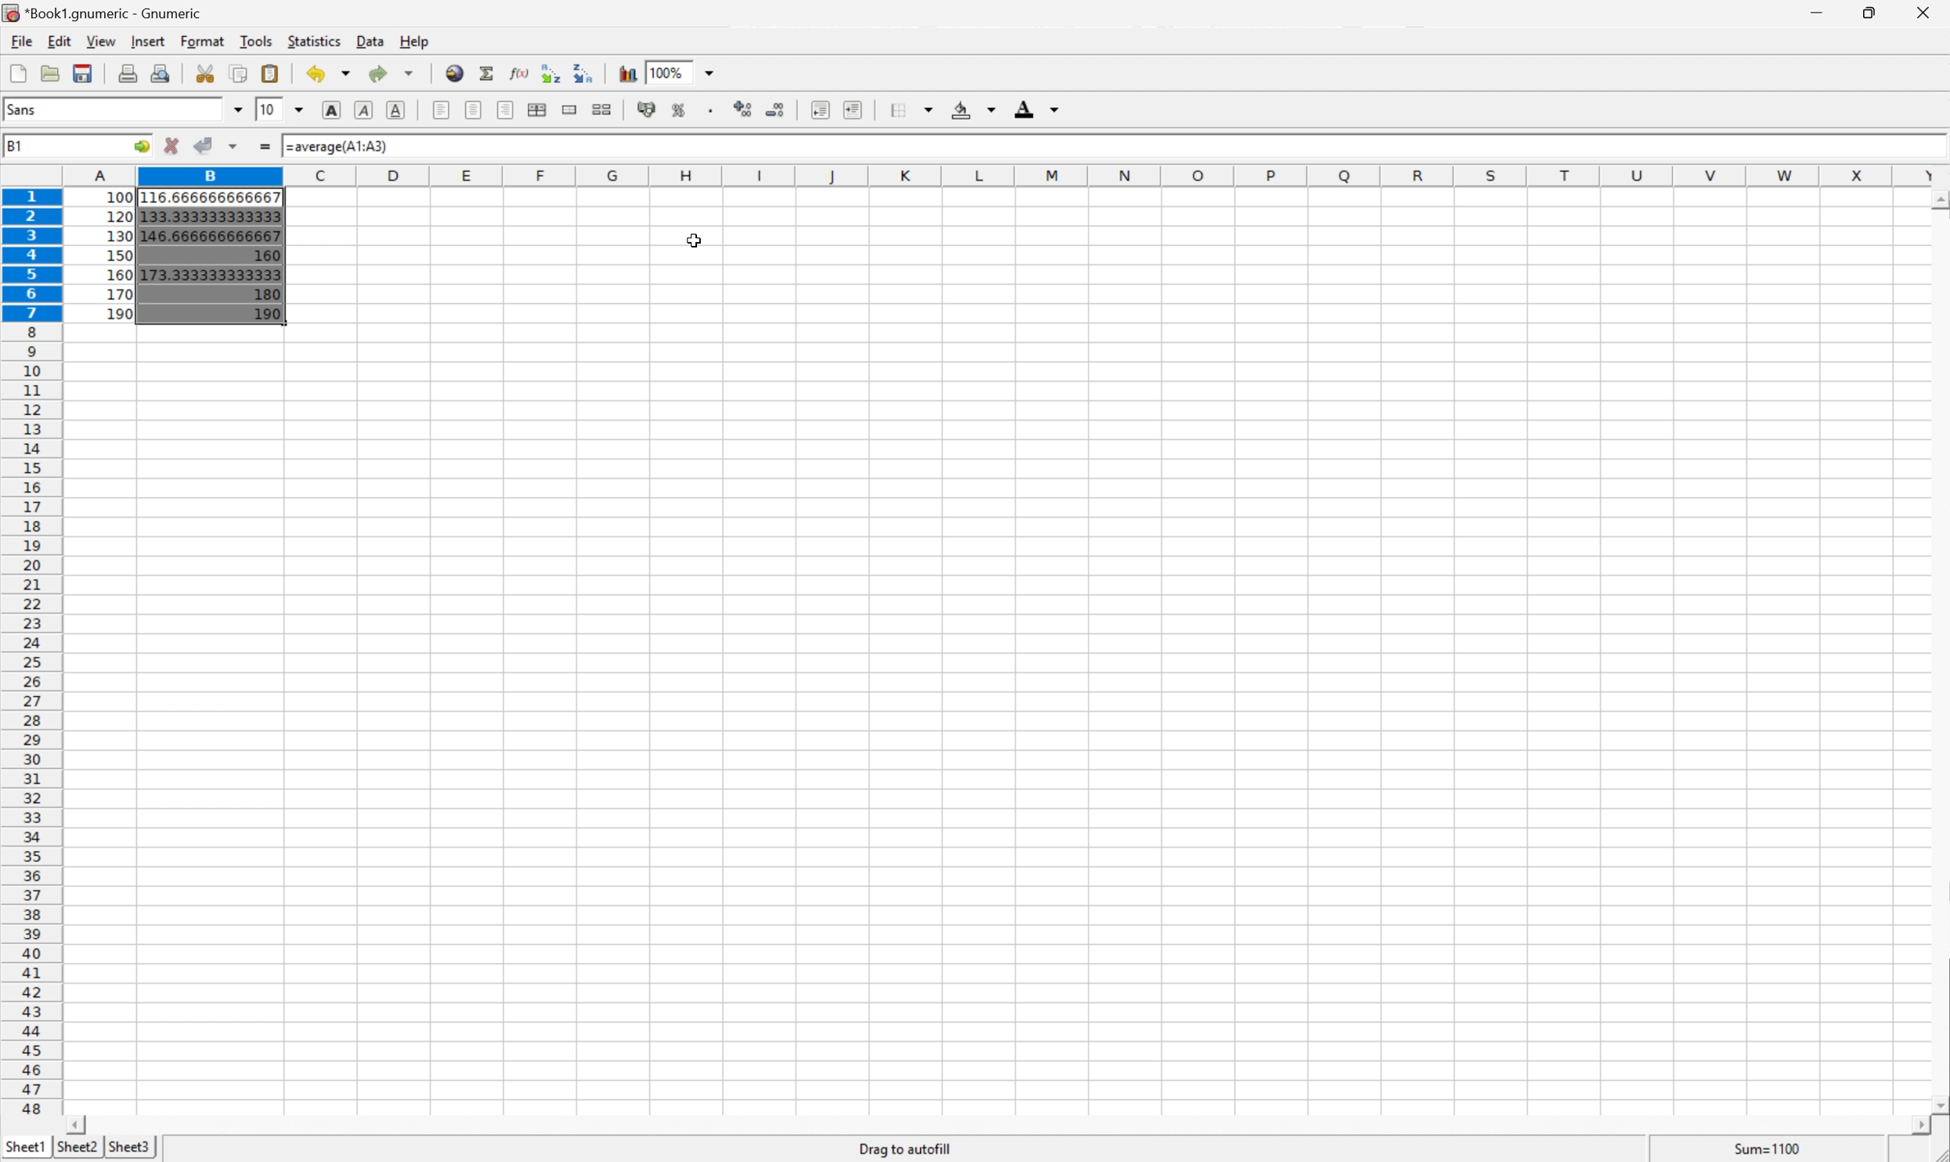 Image resolution: width=1950 pixels, height=1162 pixels. I want to click on Cancel changes, so click(175, 146).